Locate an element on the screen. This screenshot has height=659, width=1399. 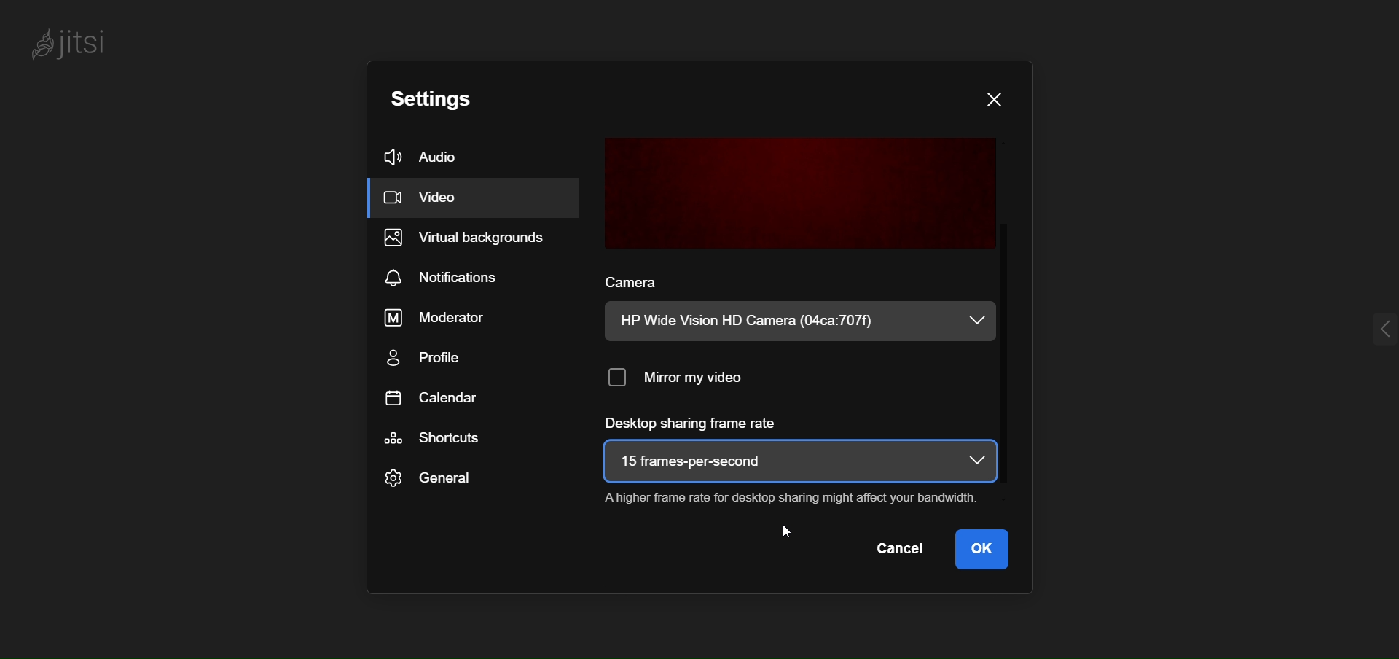
notification is located at coordinates (450, 276).